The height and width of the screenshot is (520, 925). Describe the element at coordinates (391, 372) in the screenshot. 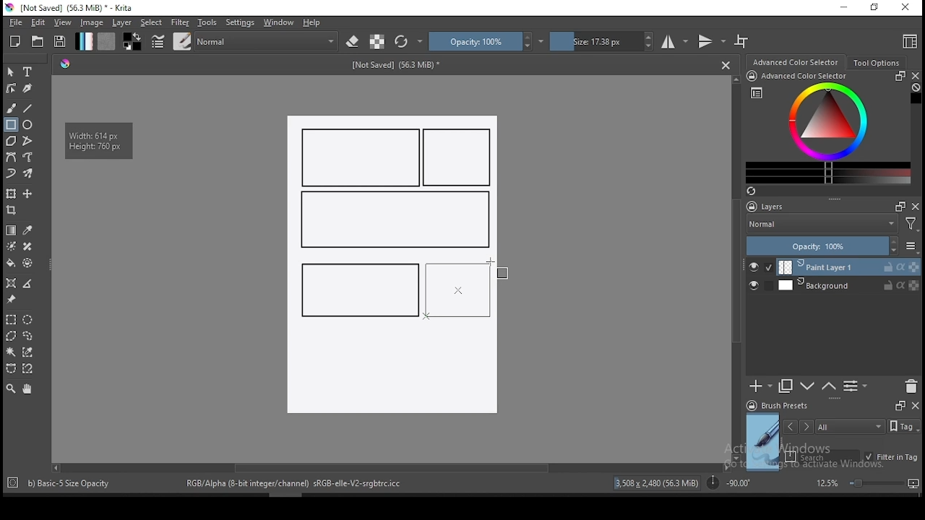

I see `Image` at that location.